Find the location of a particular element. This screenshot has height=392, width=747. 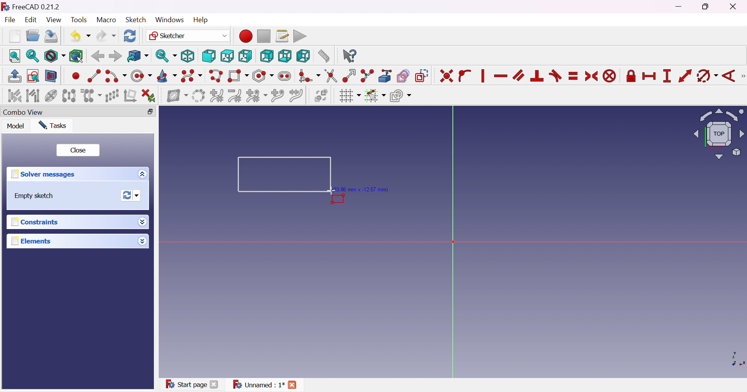

Decrease B-spline degree is located at coordinates (236, 96).